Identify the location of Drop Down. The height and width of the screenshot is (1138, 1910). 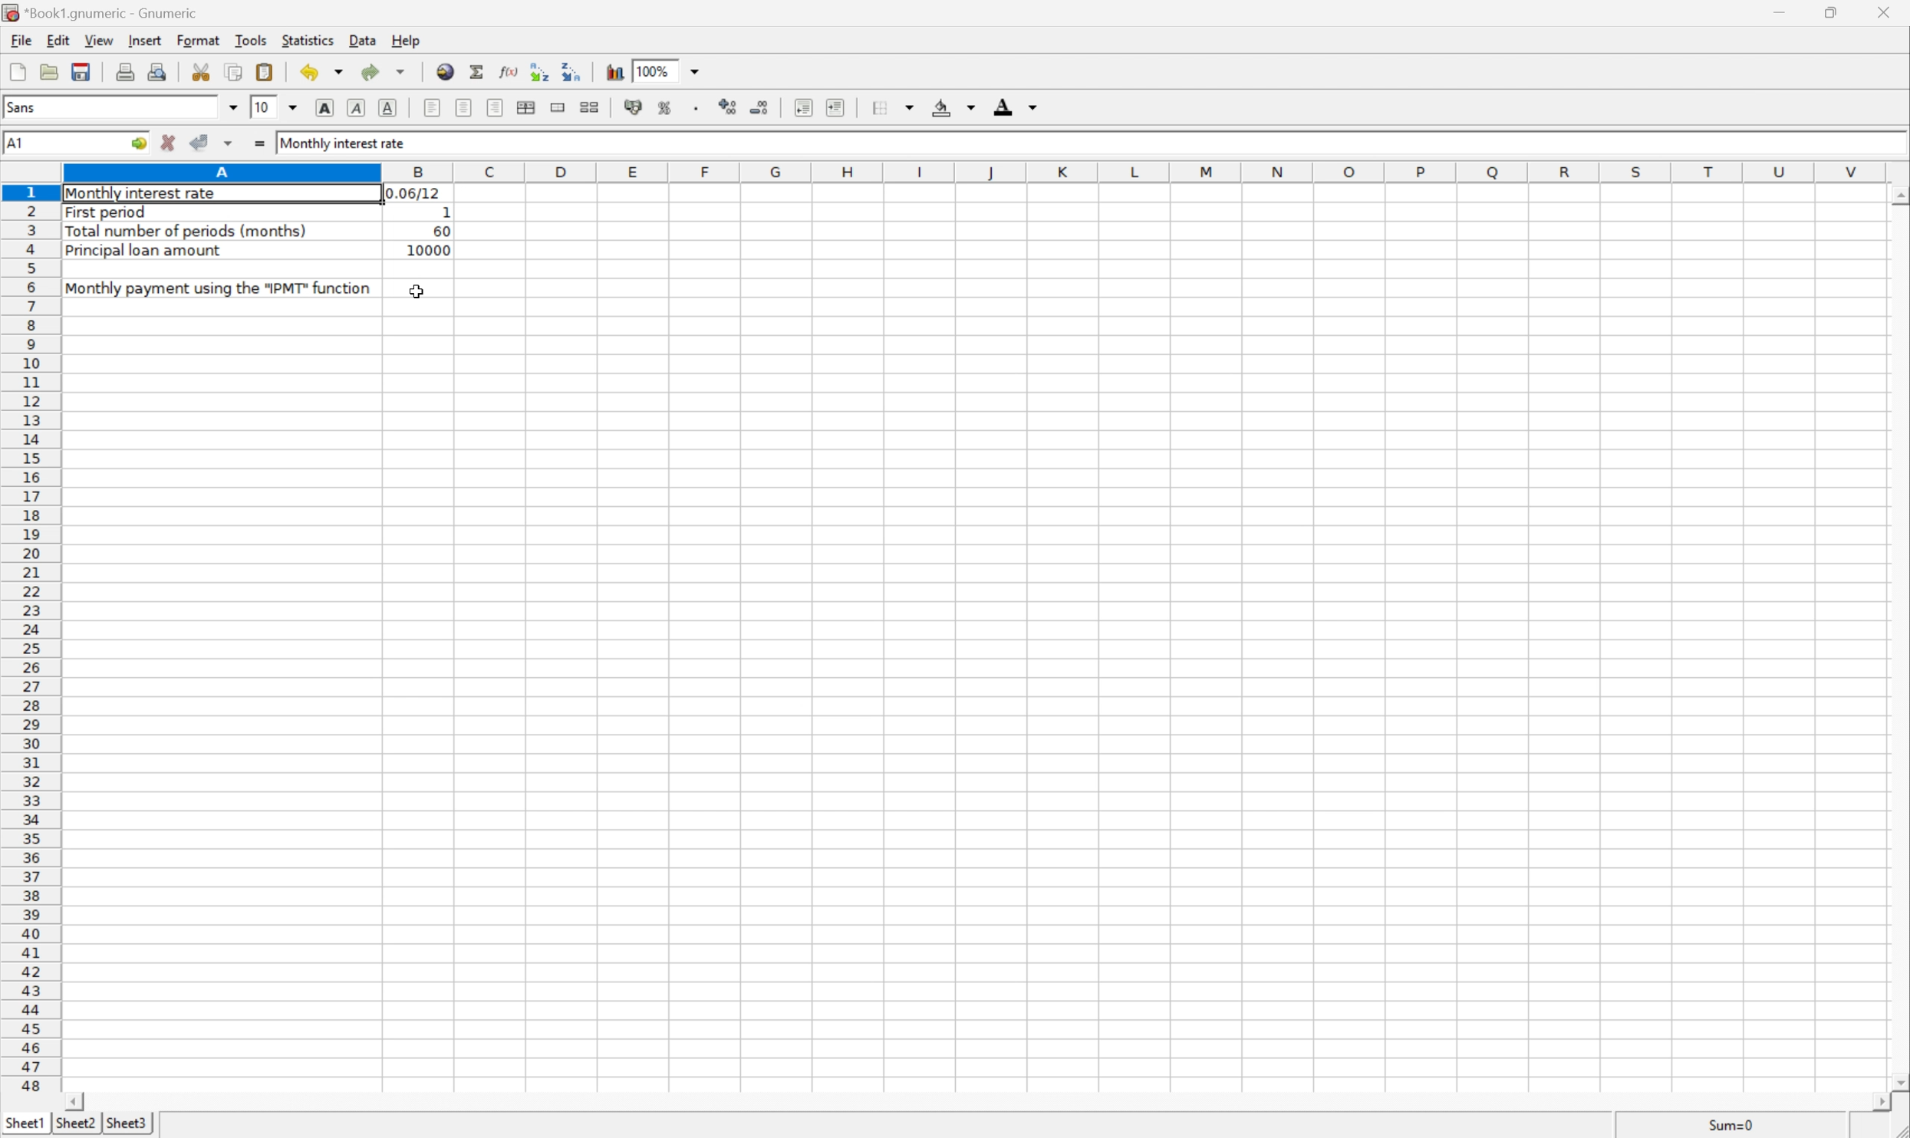
(295, 107).